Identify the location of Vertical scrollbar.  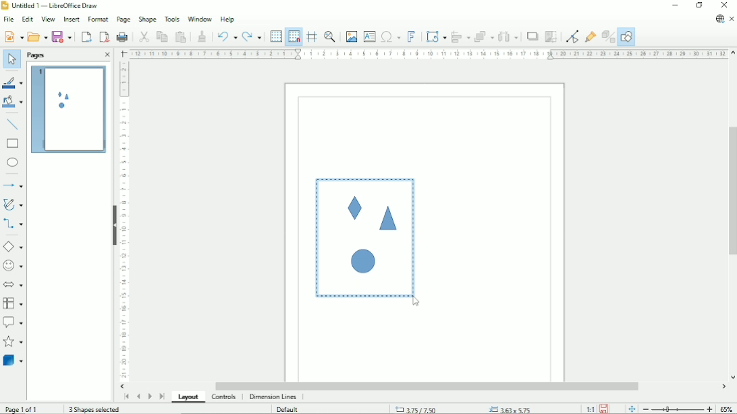
(731, 190).